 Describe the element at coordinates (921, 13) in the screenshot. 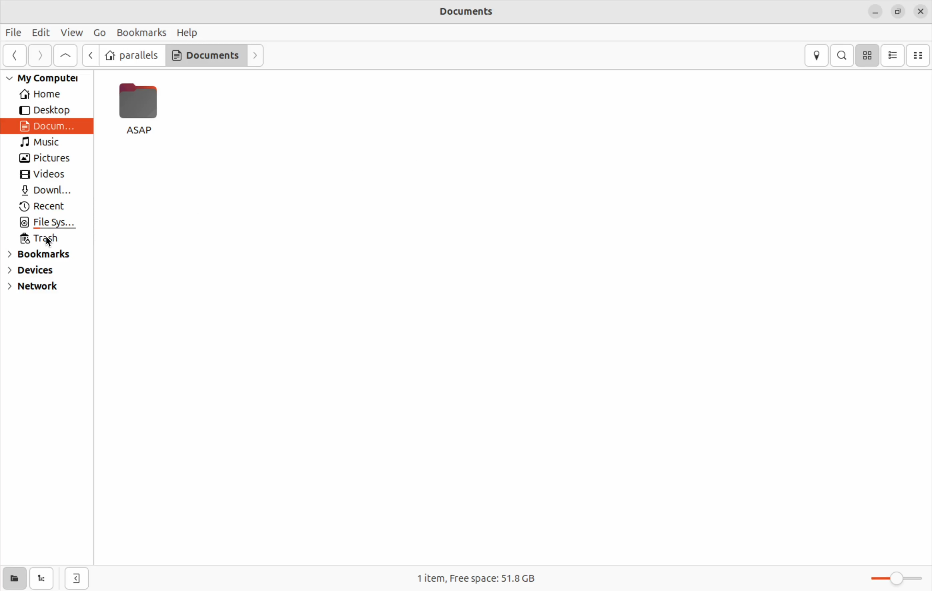

I see `close` at that location.